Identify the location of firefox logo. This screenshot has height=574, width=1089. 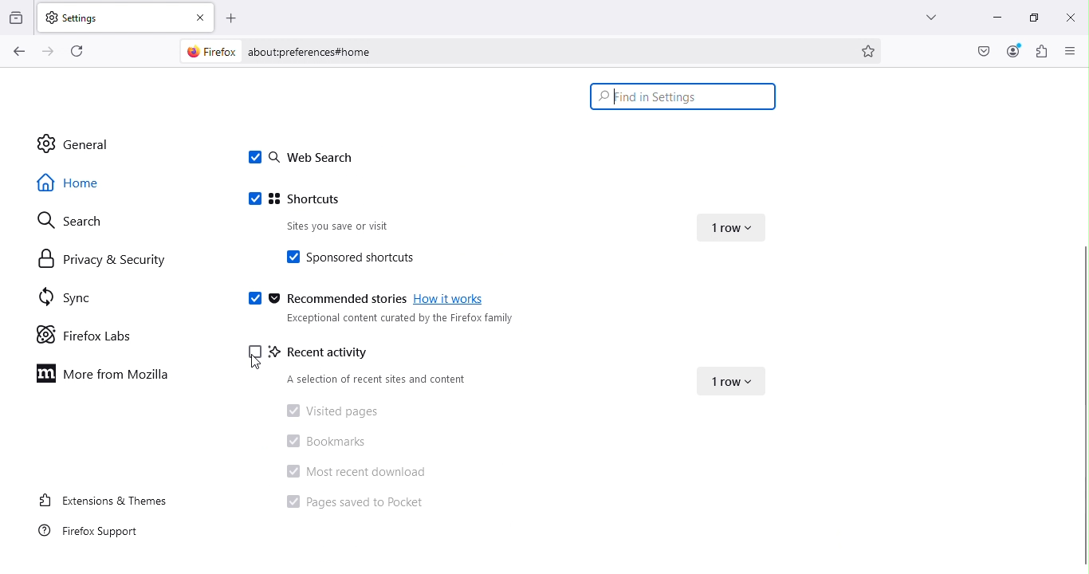
(212, 52).